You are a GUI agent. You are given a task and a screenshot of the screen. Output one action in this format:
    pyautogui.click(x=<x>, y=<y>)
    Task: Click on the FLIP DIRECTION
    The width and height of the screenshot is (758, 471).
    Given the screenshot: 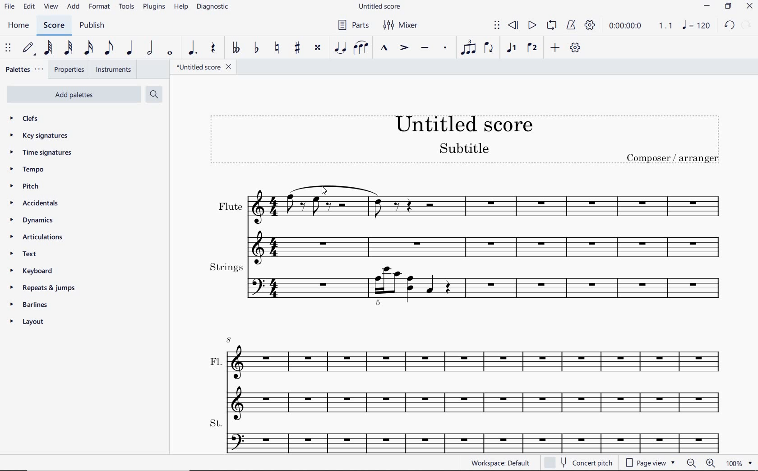 What is the action you would take?
    pyautogui.click(x=490, y=50)
    